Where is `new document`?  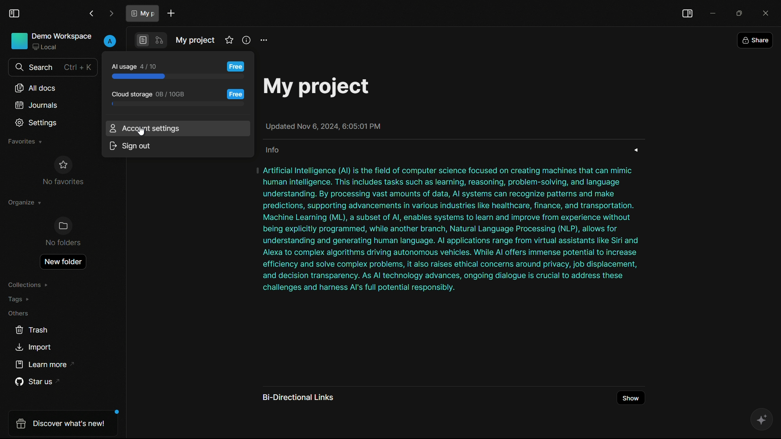
new document is located at coordinates (170, 13).